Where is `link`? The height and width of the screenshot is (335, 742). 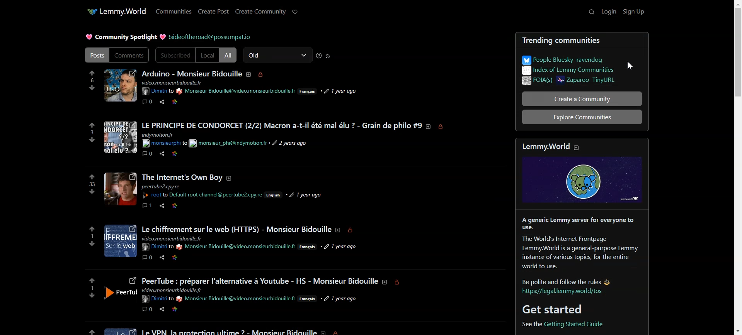
link is located at coordinates (174, 309).